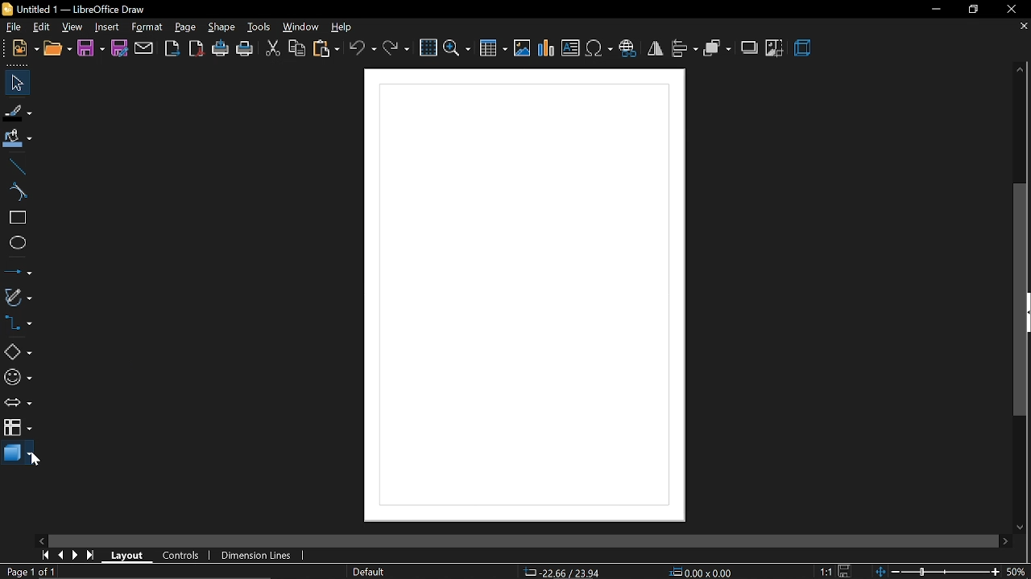 This screenshot has height=579, width=1031. What do you see at coordinates (570, 48) in the screenshot?
I see `insert text` at bounding box center [570, 48].